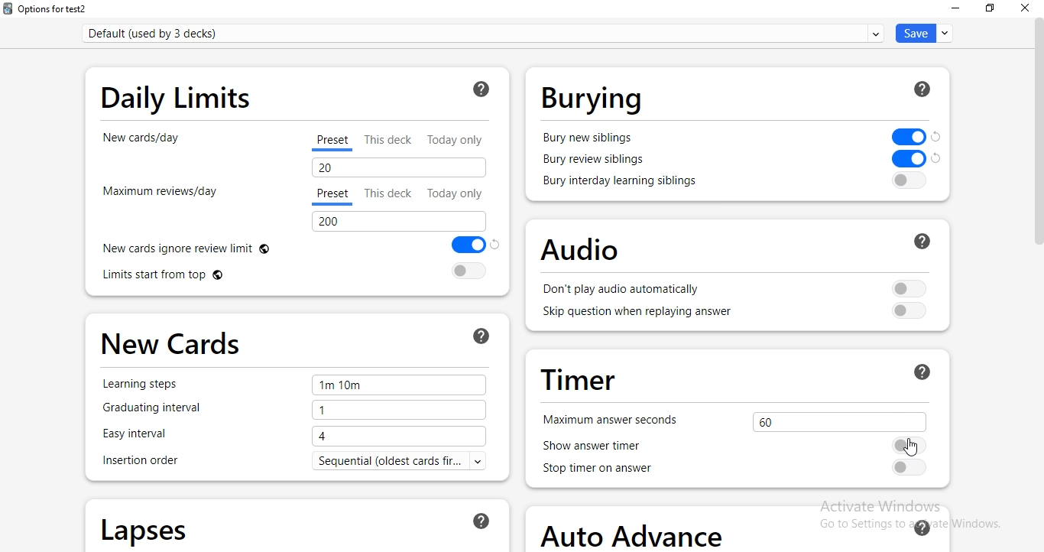 This screenshot has width=1044, height=552. Describe the element at coordinates (741, 251) in the screenshot. I see `audio` at that location.